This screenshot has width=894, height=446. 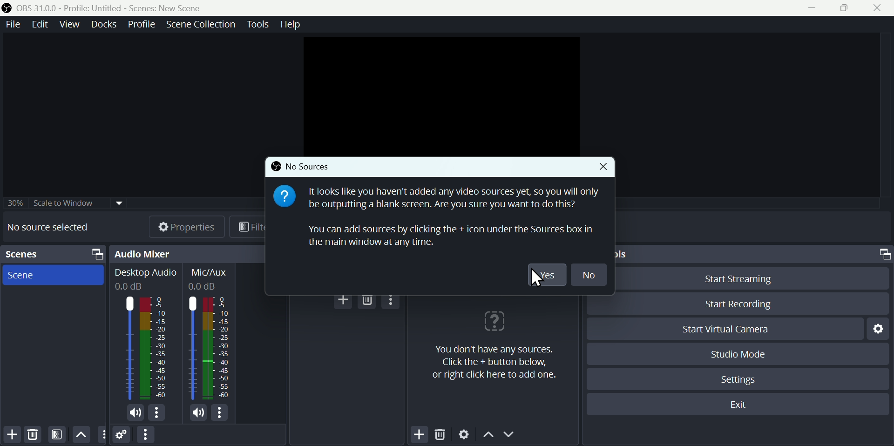 What do you see at coordinates (494, 362) in the screenshot?
I see `you don't have any sources.` at bounding box center [494, 362].